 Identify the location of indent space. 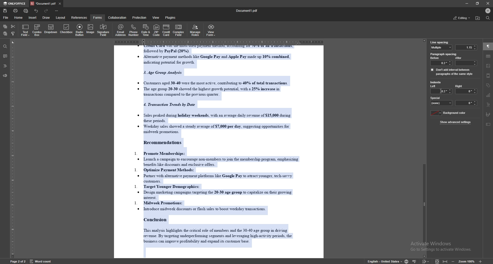
(467, 103).